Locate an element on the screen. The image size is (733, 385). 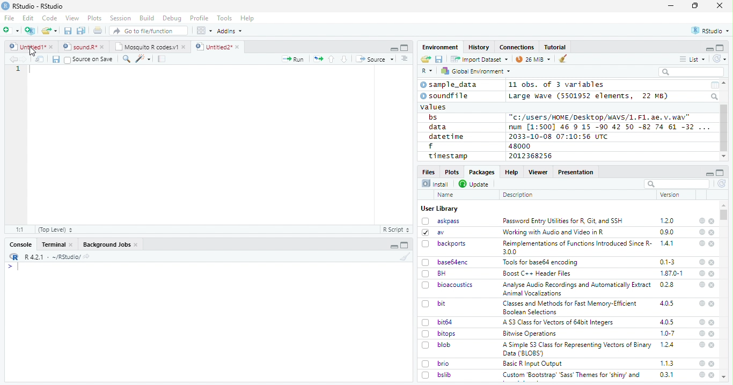
1.2.0 is located at coordinates (668, 220).